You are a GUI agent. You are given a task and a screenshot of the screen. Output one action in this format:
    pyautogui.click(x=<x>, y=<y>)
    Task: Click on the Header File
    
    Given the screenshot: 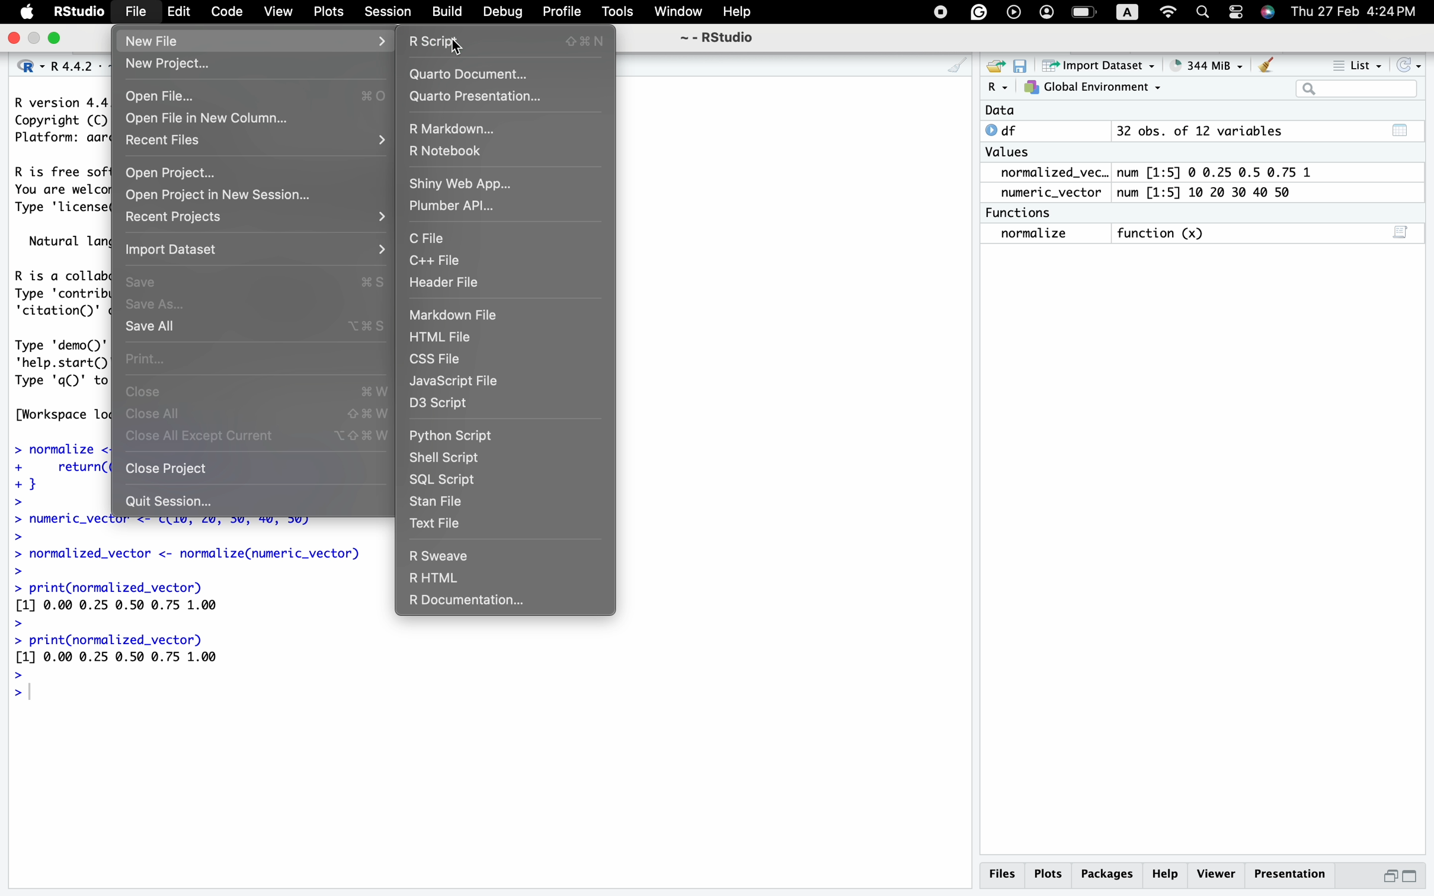 What is the action you would take?
    pyautogui.click(x=442, y=284)
    